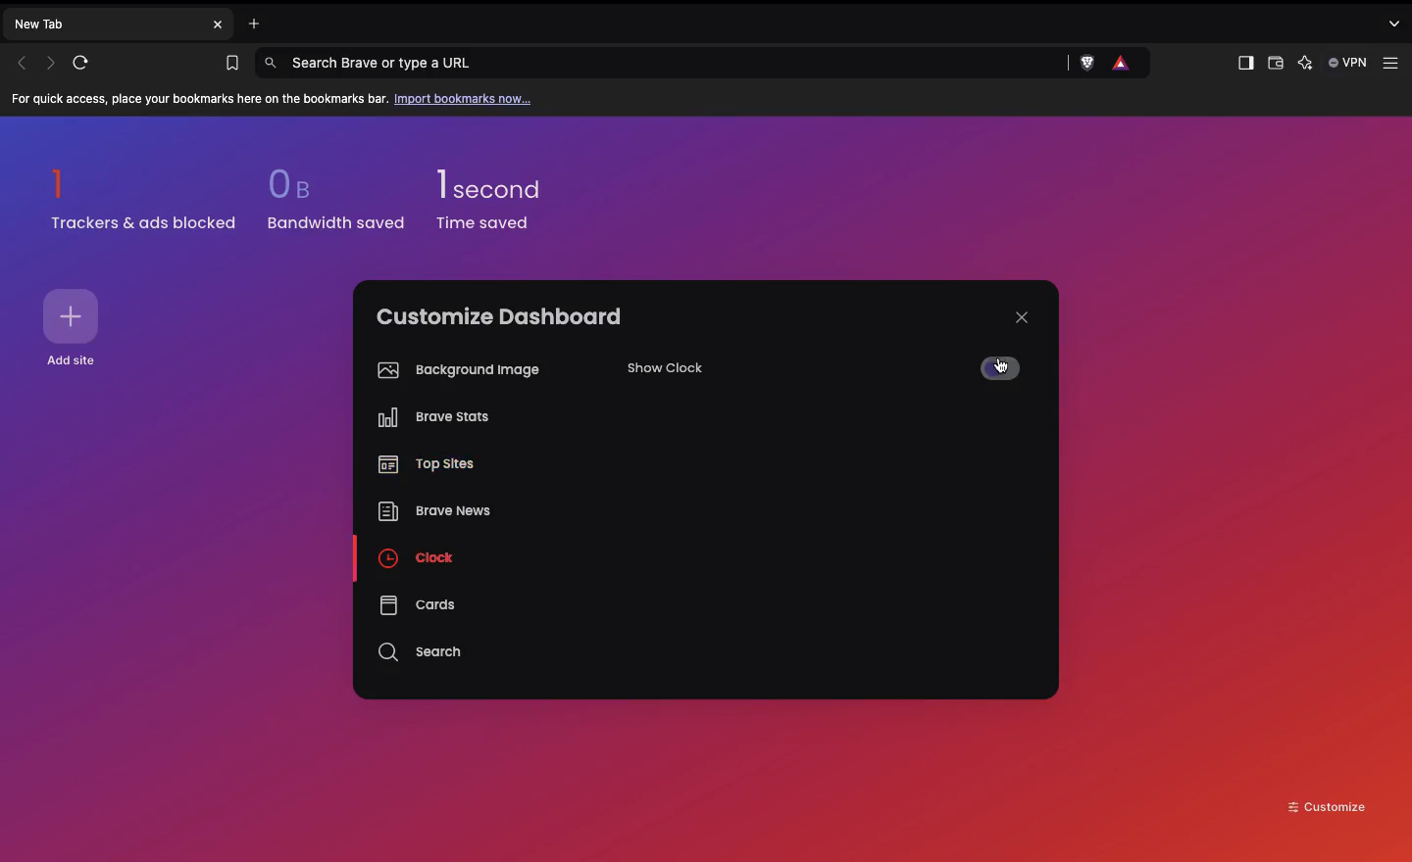  Describe the element at coordinates (421, 556) in the screenshot. I see `On clock` at that location.